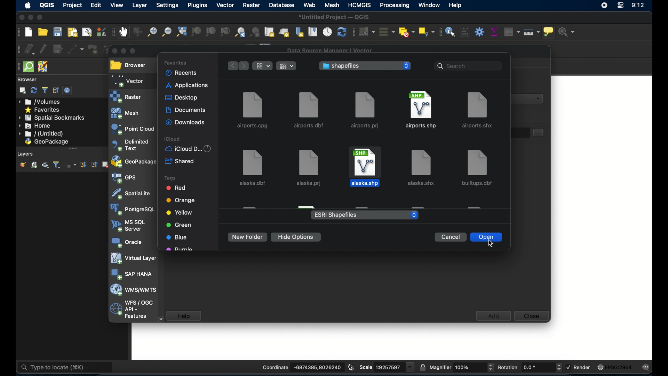 Image resolution: width=668 pixels, height=376 pixels. Describe the element at coordinates (250, 6) in the screenshot. I see `raster` at that location.